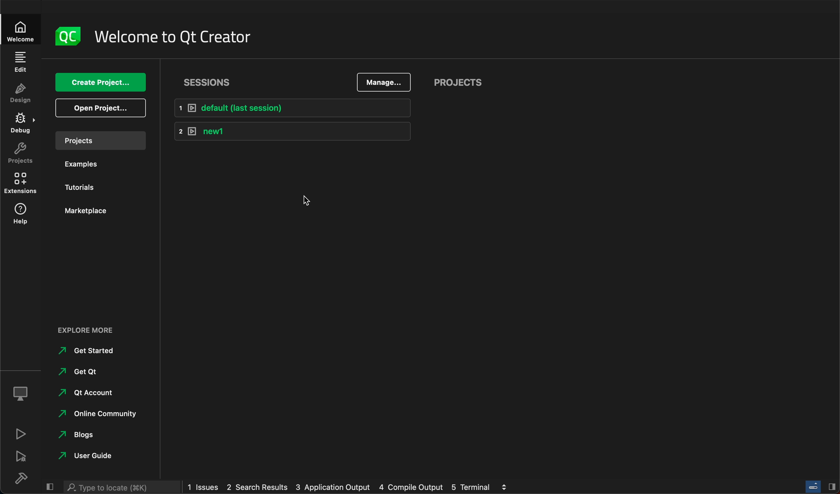  I want to click on Progress bar, so click(813, 486).